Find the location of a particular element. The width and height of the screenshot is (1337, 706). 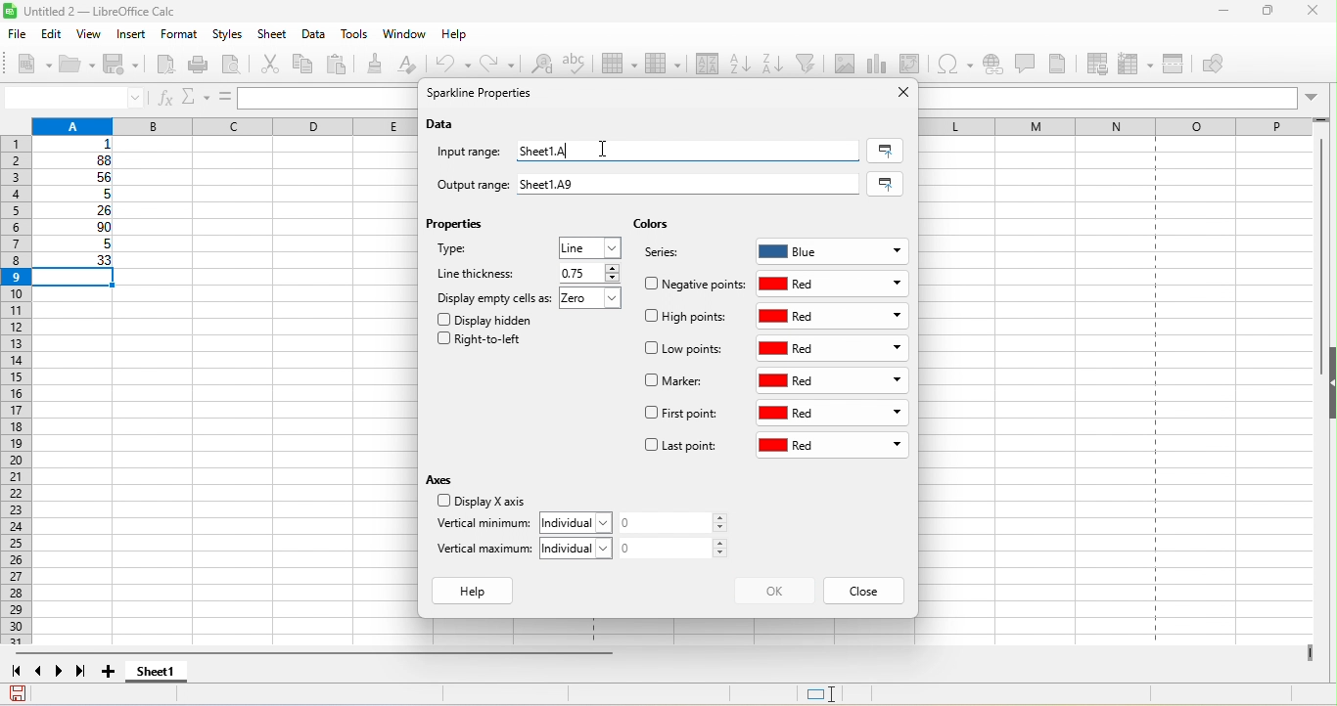

add sheet is located at coordinates (111, 672).